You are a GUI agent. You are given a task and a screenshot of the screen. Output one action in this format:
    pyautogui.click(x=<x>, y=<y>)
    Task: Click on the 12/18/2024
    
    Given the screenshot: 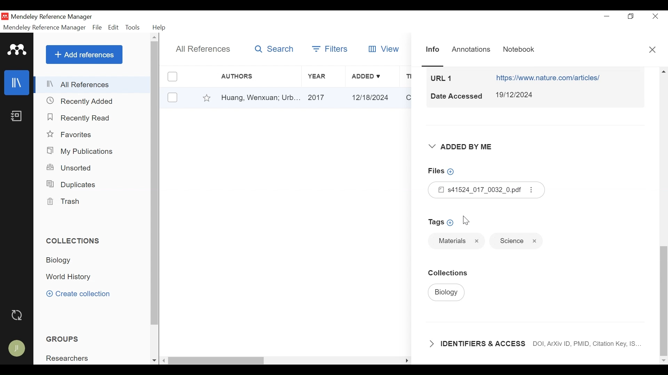 What is the action you would take?
    pyautogui.click(x=372, y=97)
    